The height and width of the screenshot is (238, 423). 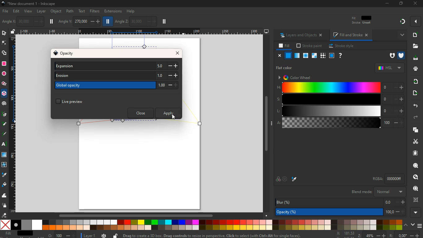 What do you see at coordinates (387, 3) in the screenshot?
I see `minimize` at bounding box center [387, 3].